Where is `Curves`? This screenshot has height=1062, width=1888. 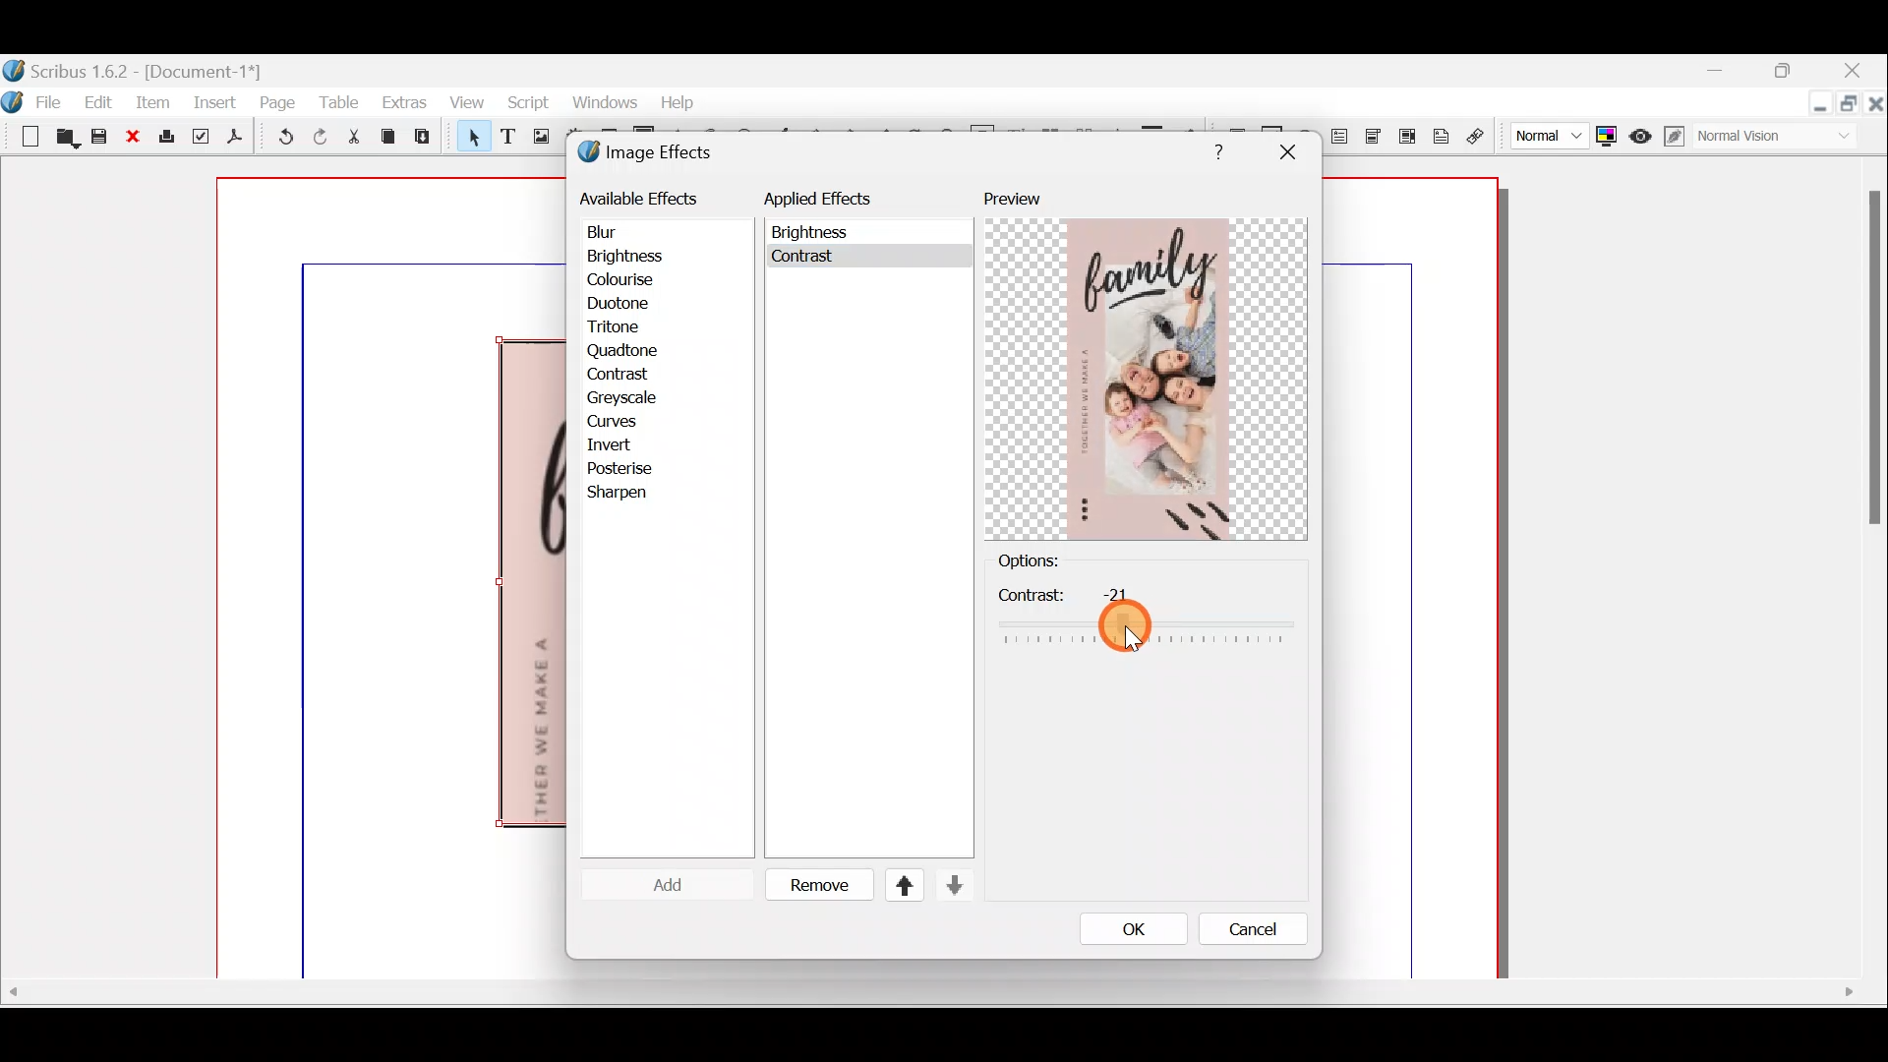 Curves is located at coordinates (626, 420).